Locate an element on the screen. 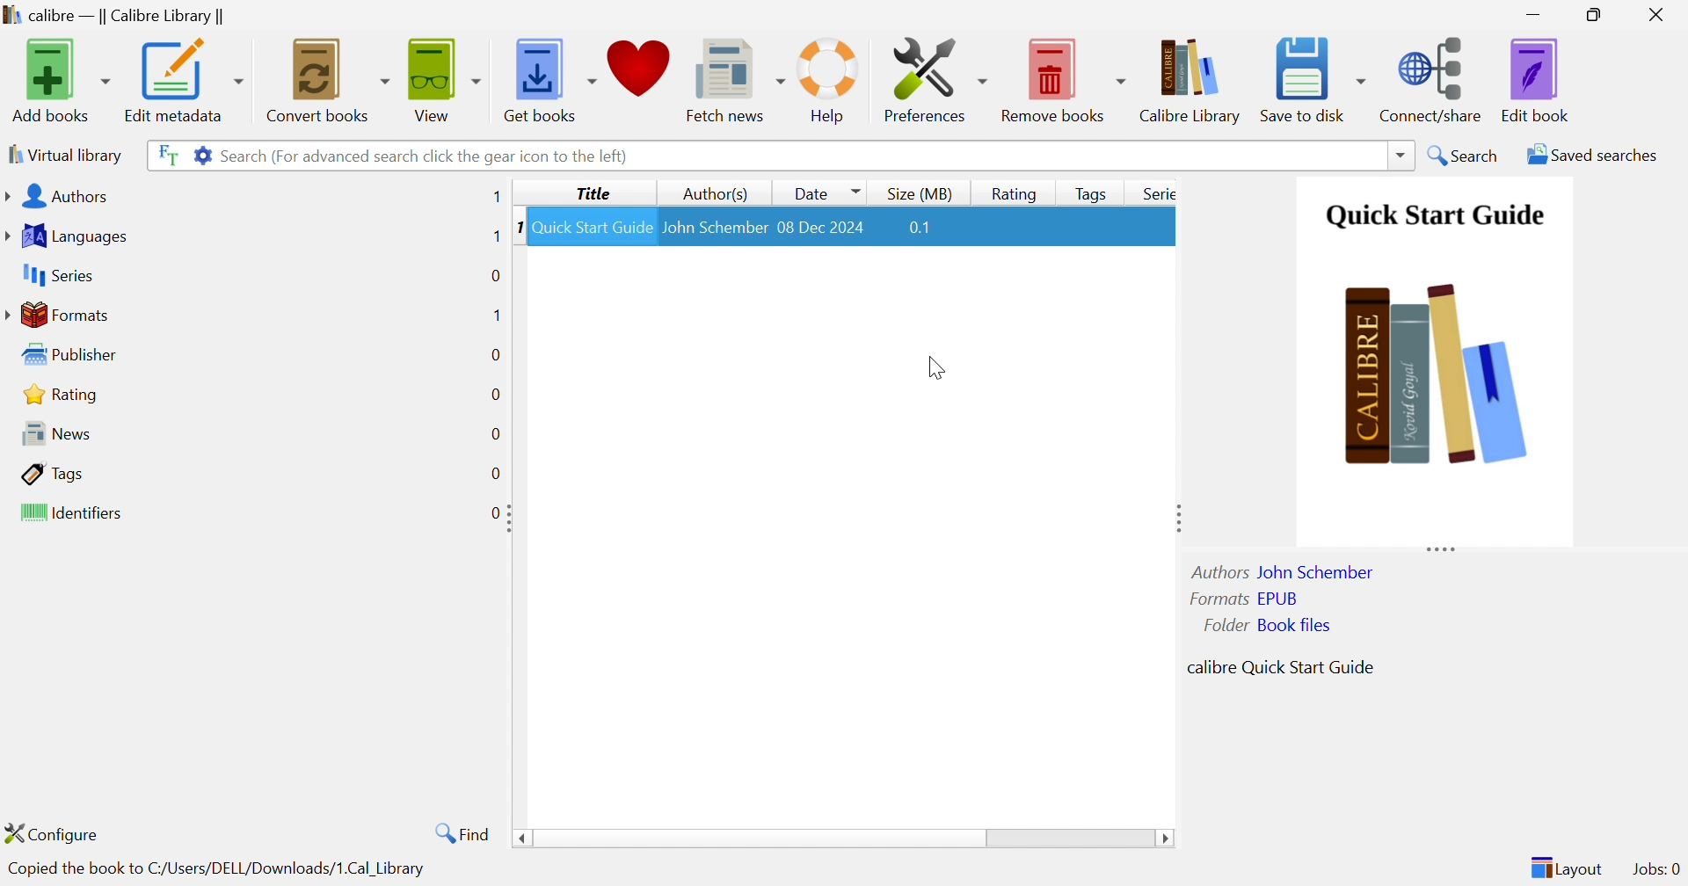  Search the full text of all the books in the library, not just their metadata is located at coordinates (164, 152).